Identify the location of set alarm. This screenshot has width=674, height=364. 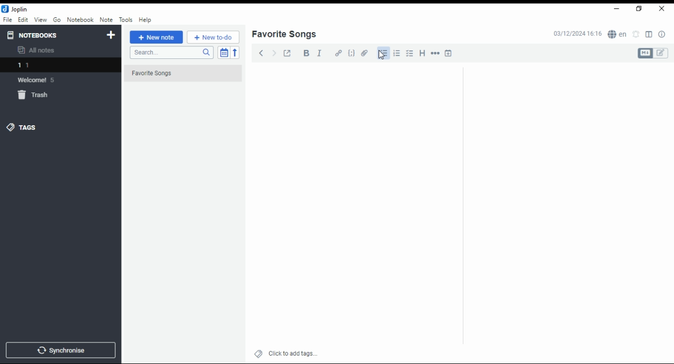
(637, 34).